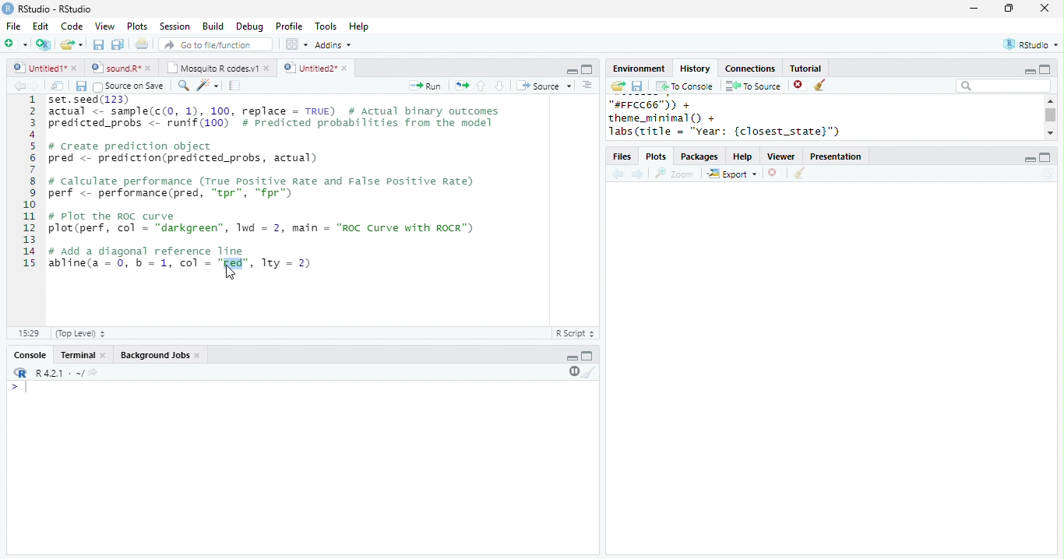 The height and width of the screenshot is (559, 1064). What do you see at coordinates (480, 86) in the screenshot?
I see `up` at bounding box center [480, 86].